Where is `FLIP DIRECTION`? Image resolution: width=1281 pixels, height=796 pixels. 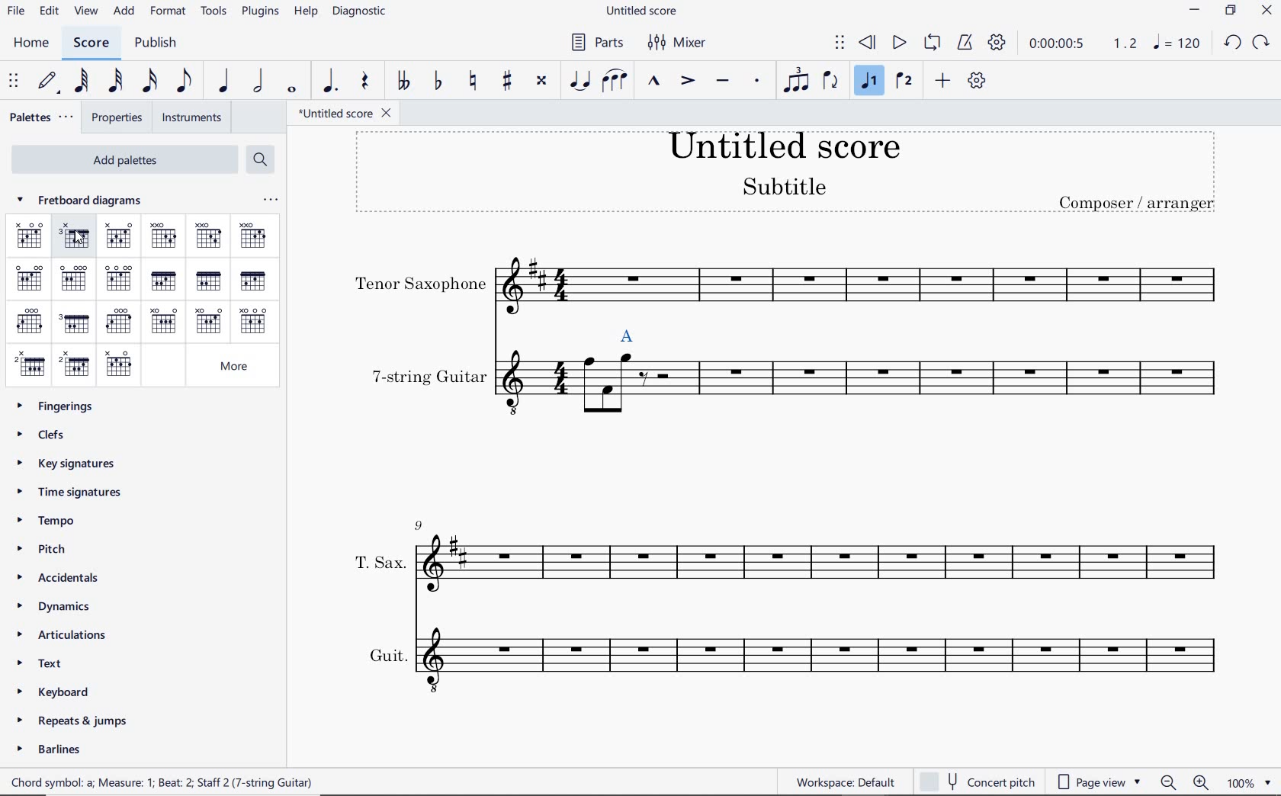 FLIP DIRECTION is located at coordinates (832, 82).